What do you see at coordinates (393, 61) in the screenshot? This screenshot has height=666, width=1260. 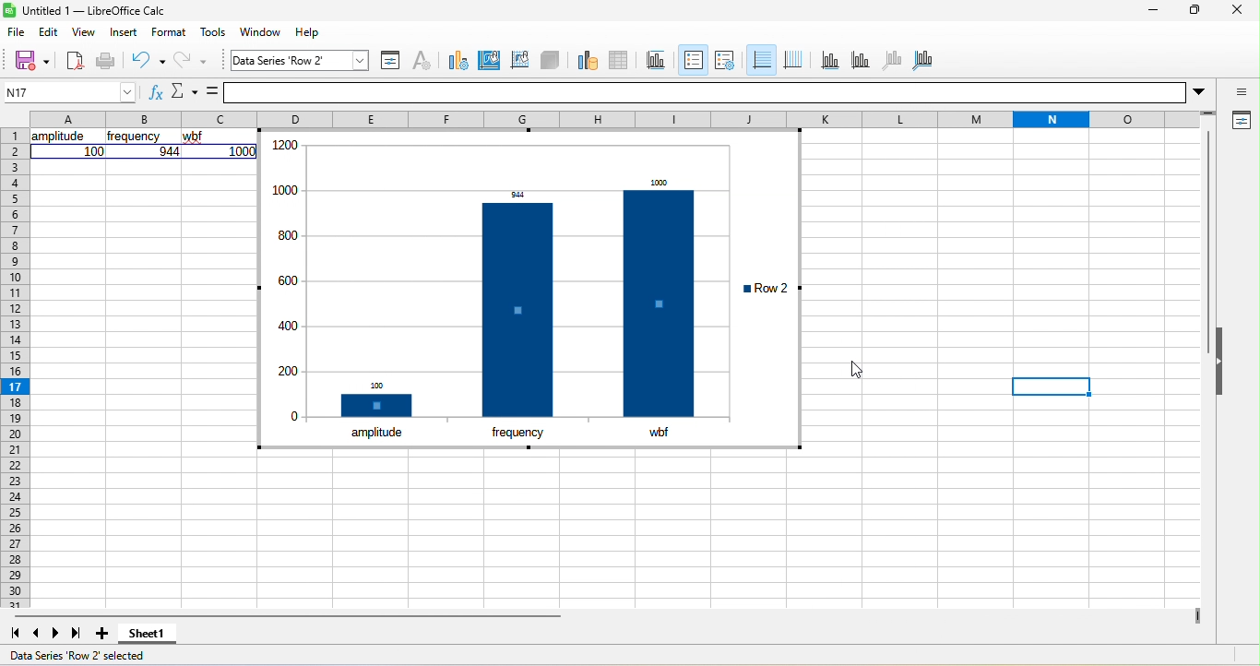 I see `format selection` at bounding box center [393, 61].